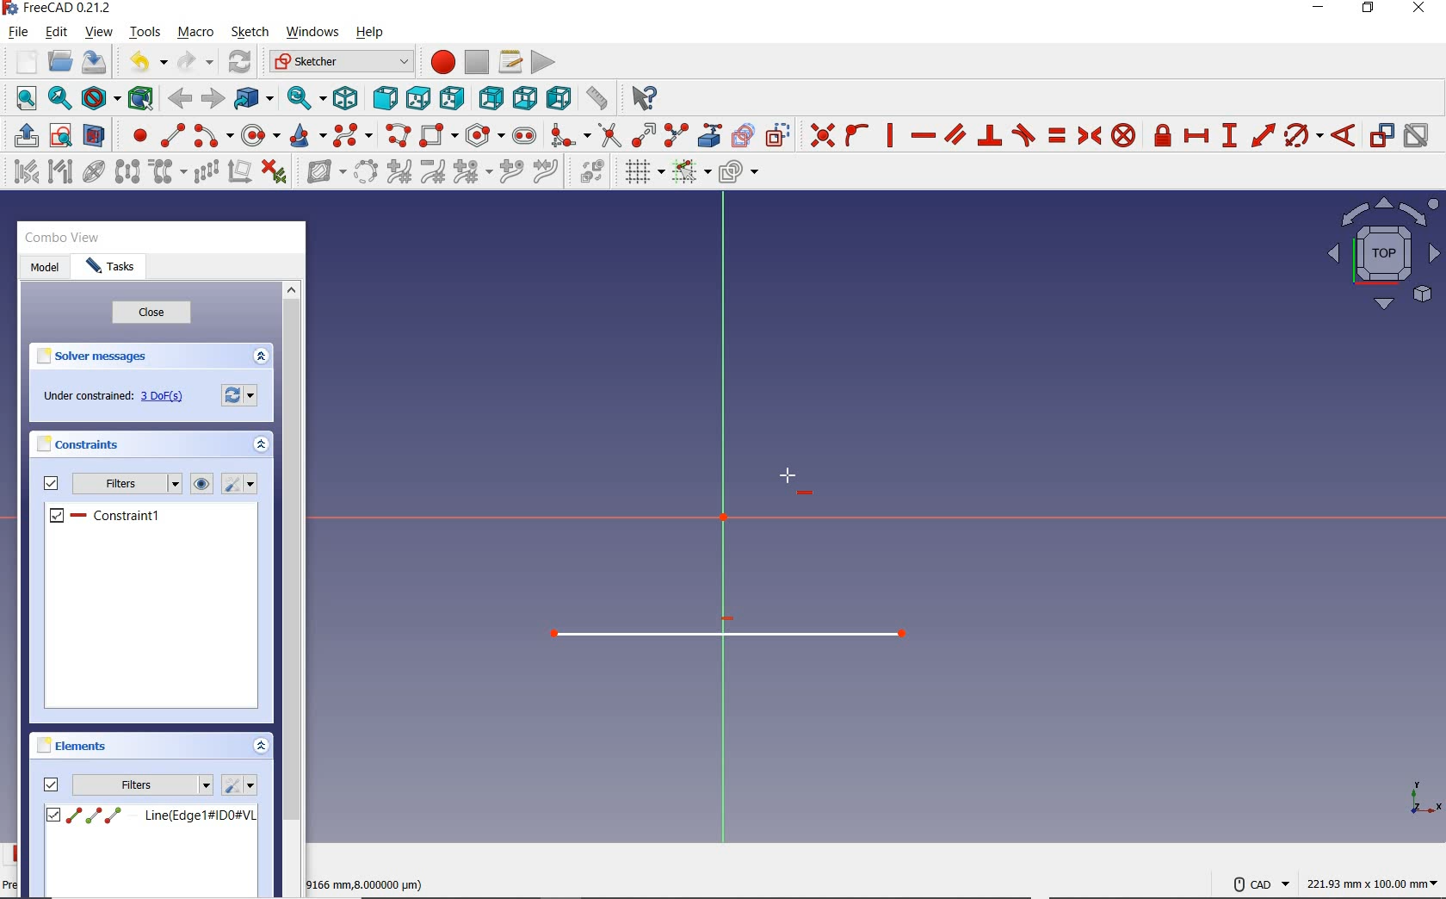 This screenshot has height=899, width=1446. I want to click on REDO, so click(195, 63).